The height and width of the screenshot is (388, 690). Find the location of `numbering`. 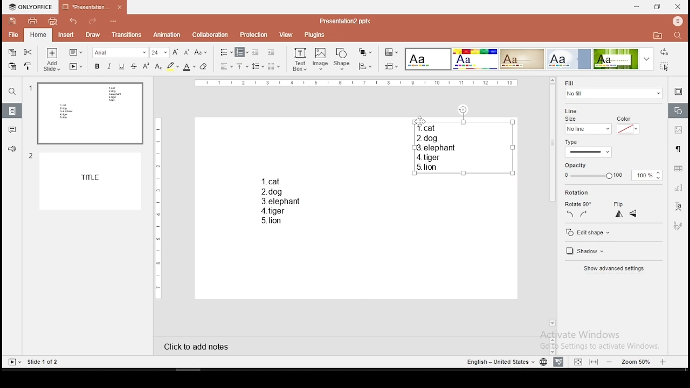

numbering is located at coordinates (242, 52).